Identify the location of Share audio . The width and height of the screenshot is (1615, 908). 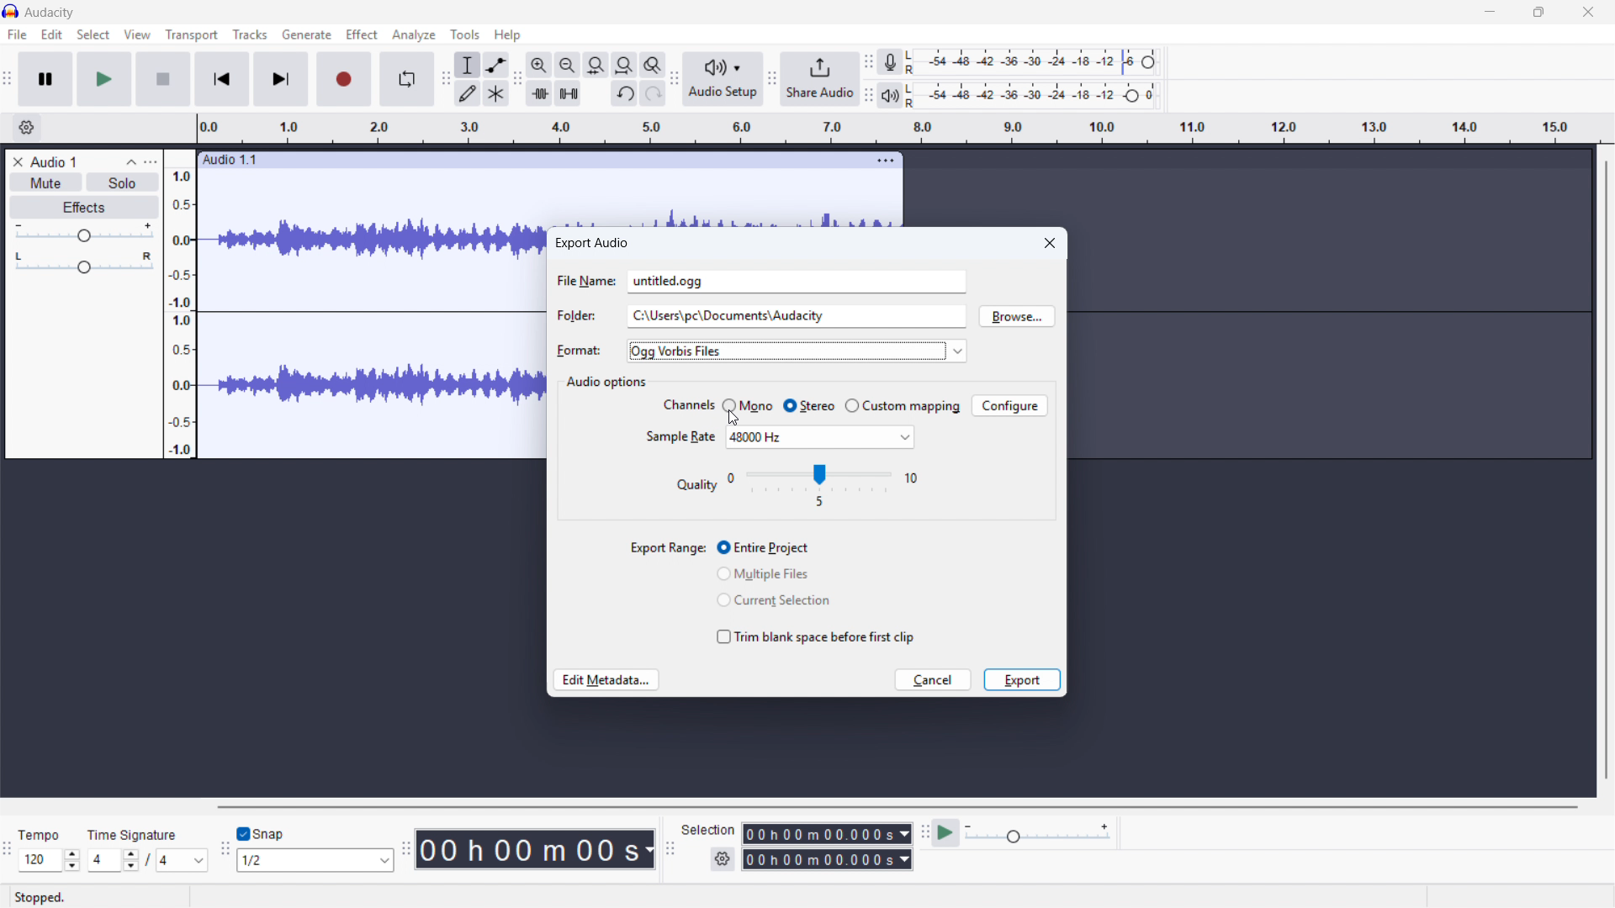
(821, 79).